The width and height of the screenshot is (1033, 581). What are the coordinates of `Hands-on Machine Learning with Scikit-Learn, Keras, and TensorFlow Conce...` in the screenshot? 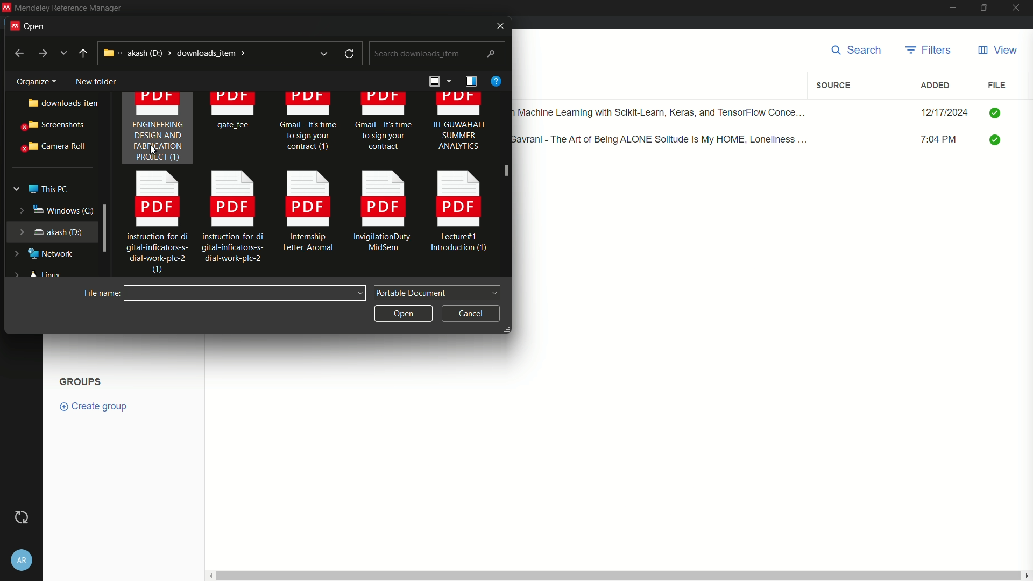 It's located at (665, 110).